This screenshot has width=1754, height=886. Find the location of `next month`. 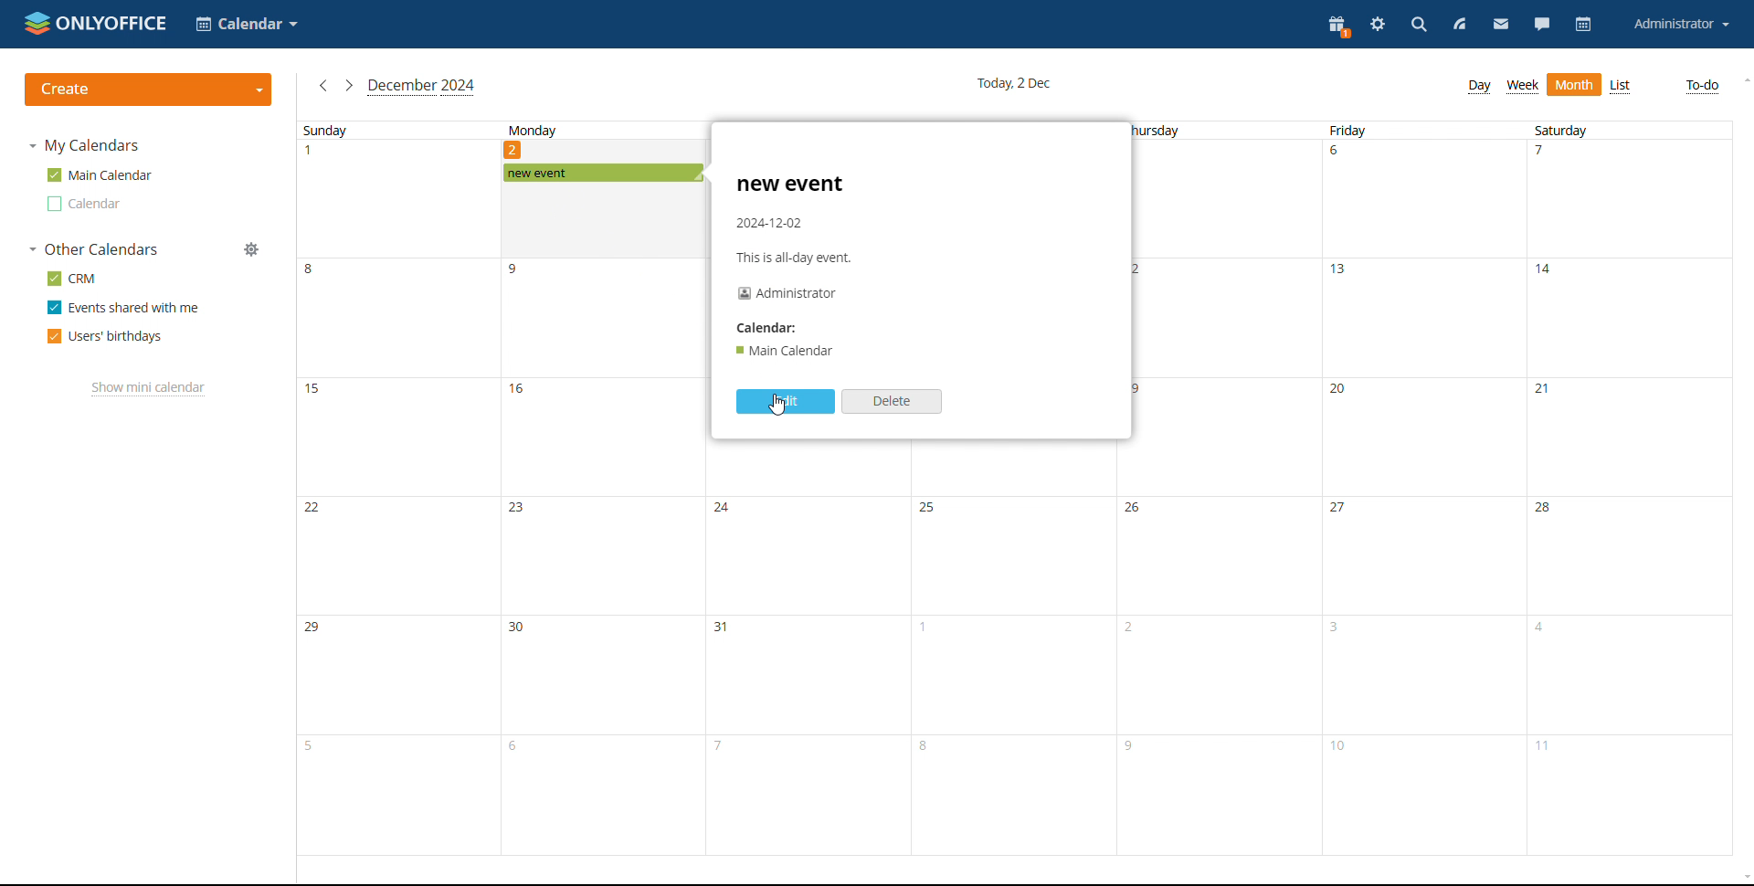

next month is located at coordinates (348, 85).